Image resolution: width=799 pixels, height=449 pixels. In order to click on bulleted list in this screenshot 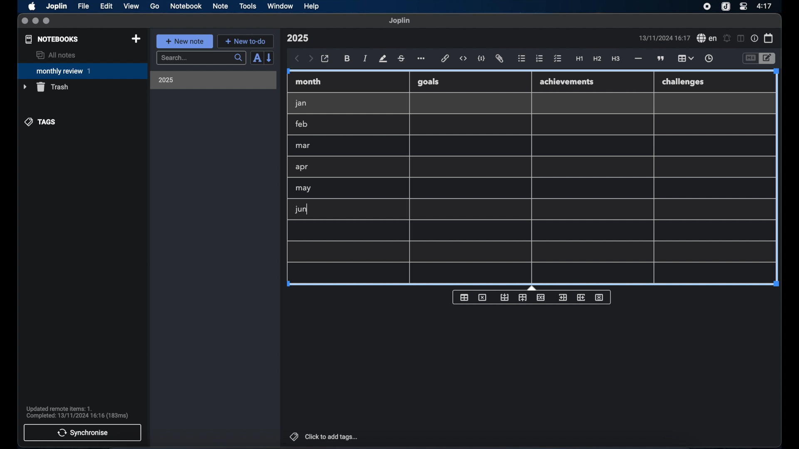, I will do `click(521, 59)`.